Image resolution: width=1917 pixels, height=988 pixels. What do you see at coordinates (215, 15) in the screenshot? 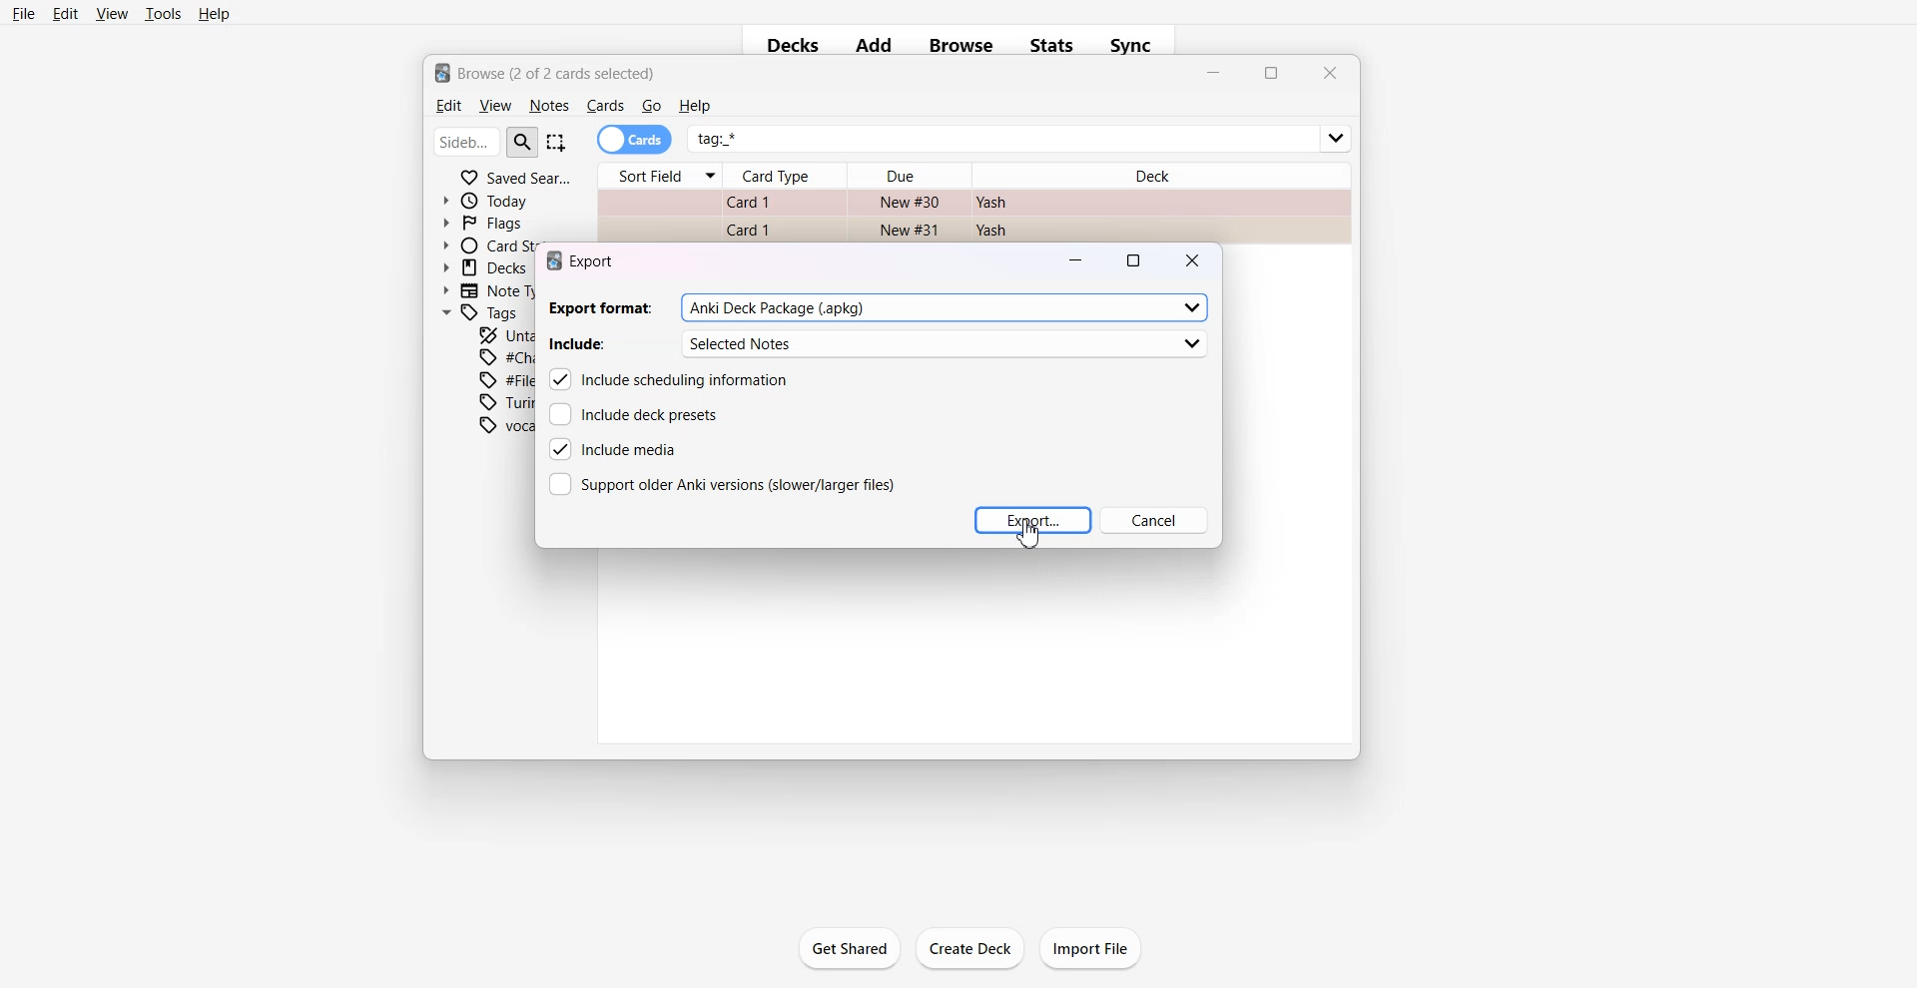
I see `Help` at bounding box center [215, 15].